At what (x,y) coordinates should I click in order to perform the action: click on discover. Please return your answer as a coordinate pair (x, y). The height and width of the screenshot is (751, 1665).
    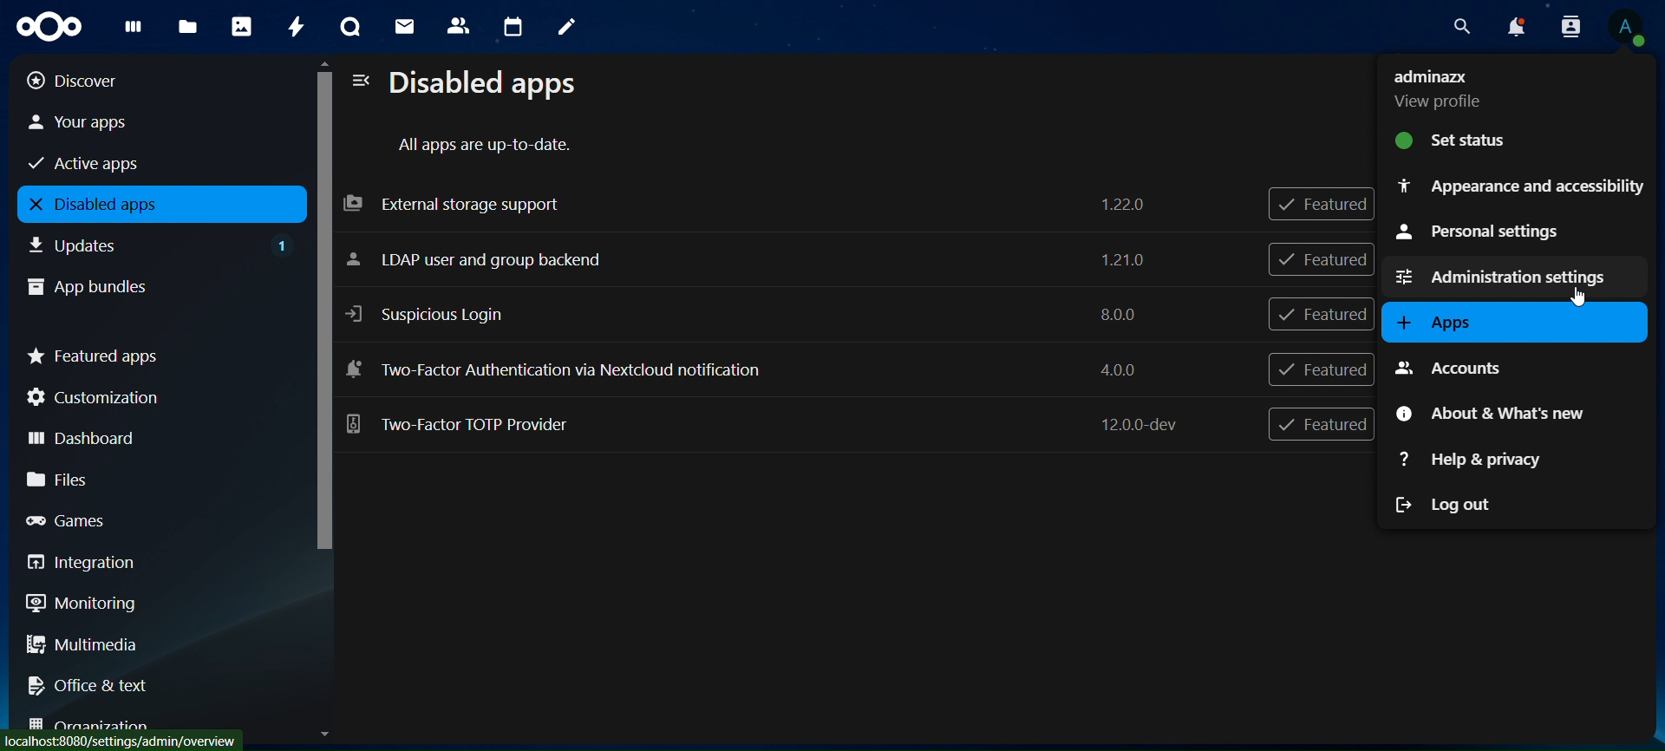
    Looking at the image, I should click on (140, 80).